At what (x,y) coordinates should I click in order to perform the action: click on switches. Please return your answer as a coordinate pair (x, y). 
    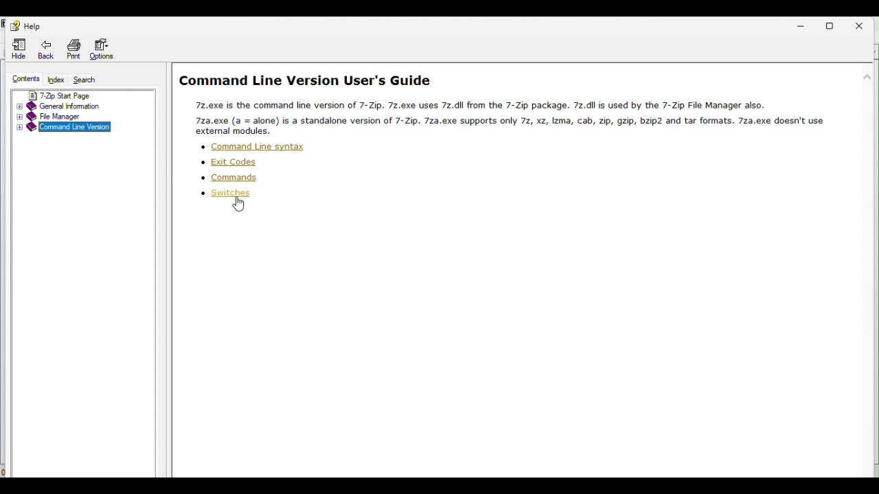
    Looking at the image, I should click on (226, 194).